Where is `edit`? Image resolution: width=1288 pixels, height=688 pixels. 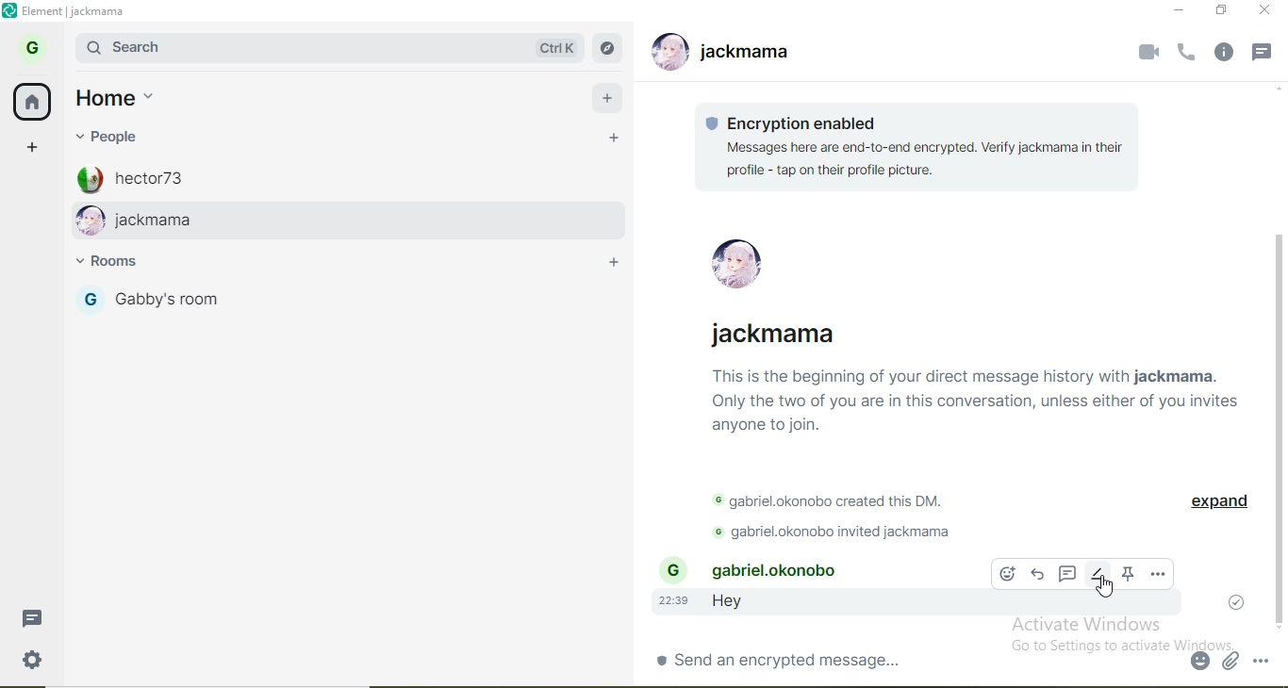
edit is located at coordinates (1097, 574).